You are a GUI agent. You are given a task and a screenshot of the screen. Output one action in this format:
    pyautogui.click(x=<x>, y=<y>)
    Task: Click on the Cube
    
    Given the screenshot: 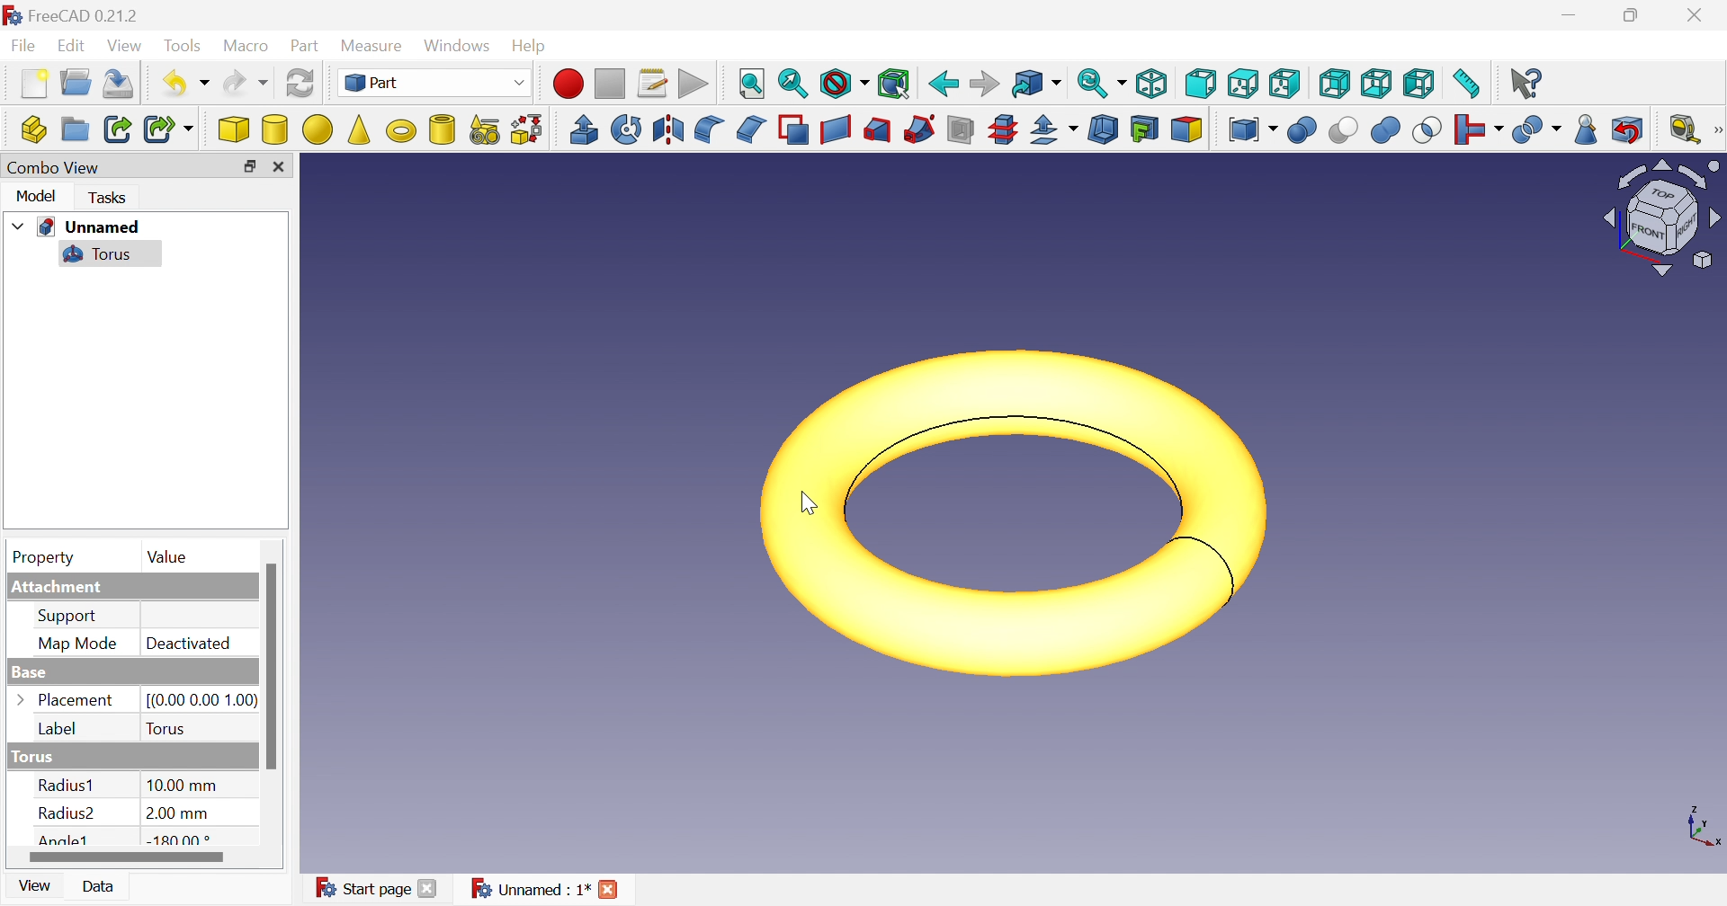 What is the action you would take?
    pyautogui.click(x=230, y=129)
    